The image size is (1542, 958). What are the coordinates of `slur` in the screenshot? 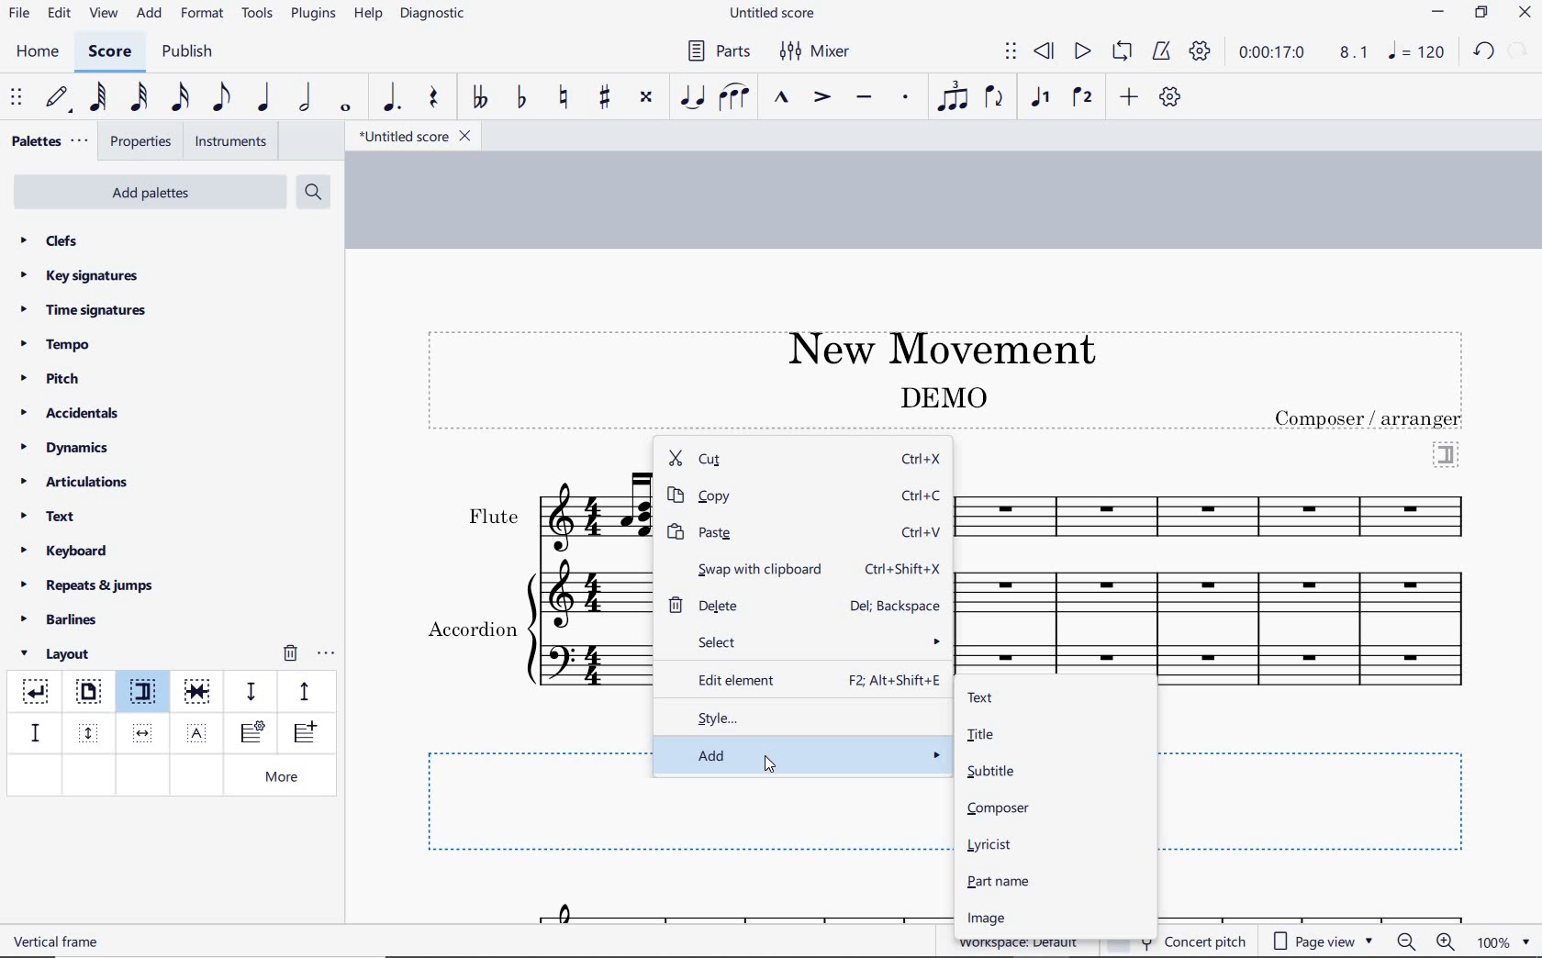 It's located at (735, 98).